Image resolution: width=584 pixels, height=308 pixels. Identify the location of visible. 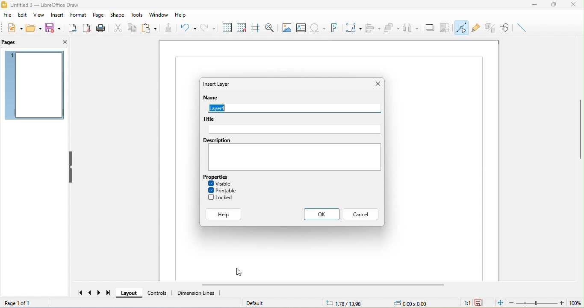
(221, 183).